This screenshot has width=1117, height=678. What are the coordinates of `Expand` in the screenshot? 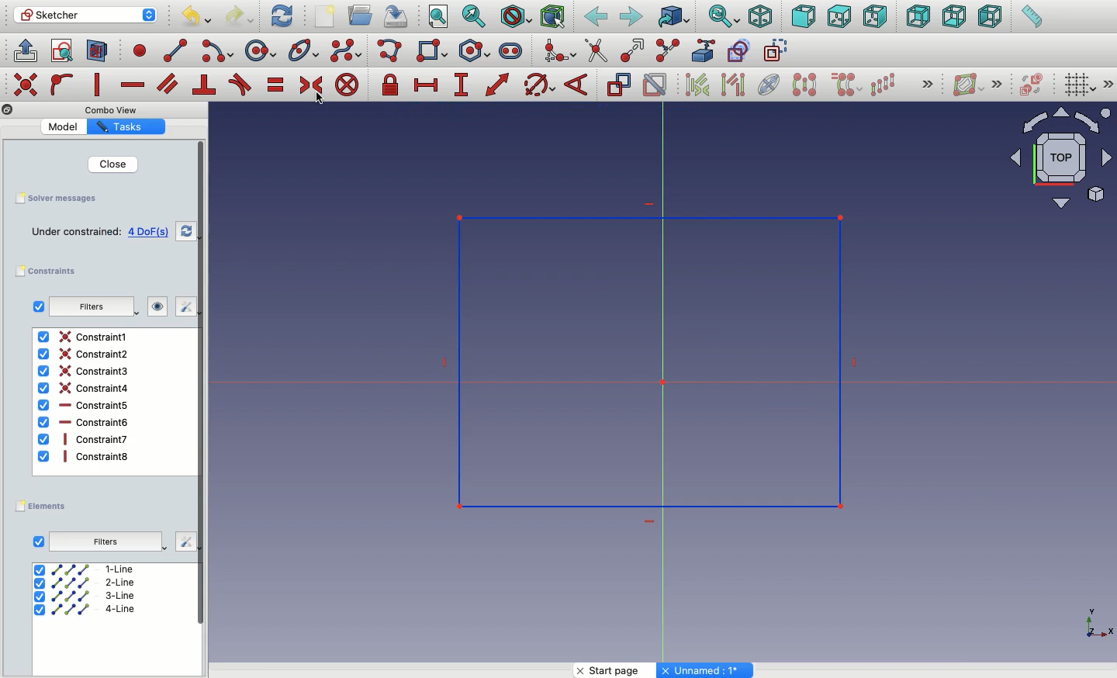 It's located at (1109, 84).